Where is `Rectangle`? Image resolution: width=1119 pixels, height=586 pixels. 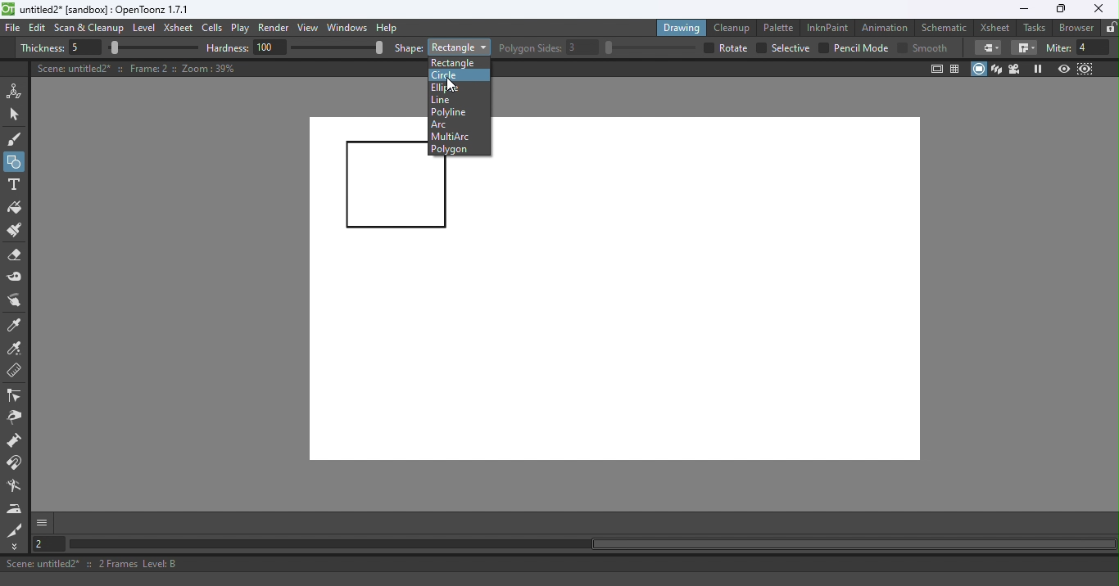
Rectangle is located at coordinates (458, 61).